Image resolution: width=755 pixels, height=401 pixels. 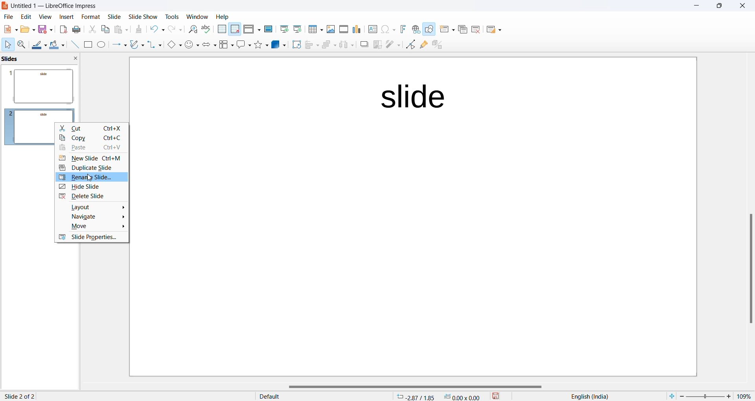 I want to click on Line color, so click(x=39, y=44).